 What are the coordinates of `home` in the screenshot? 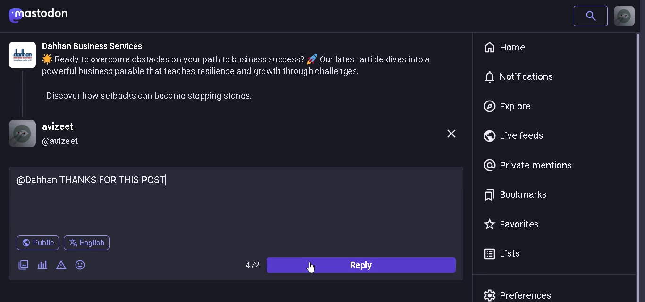 It's located at (508, 48).